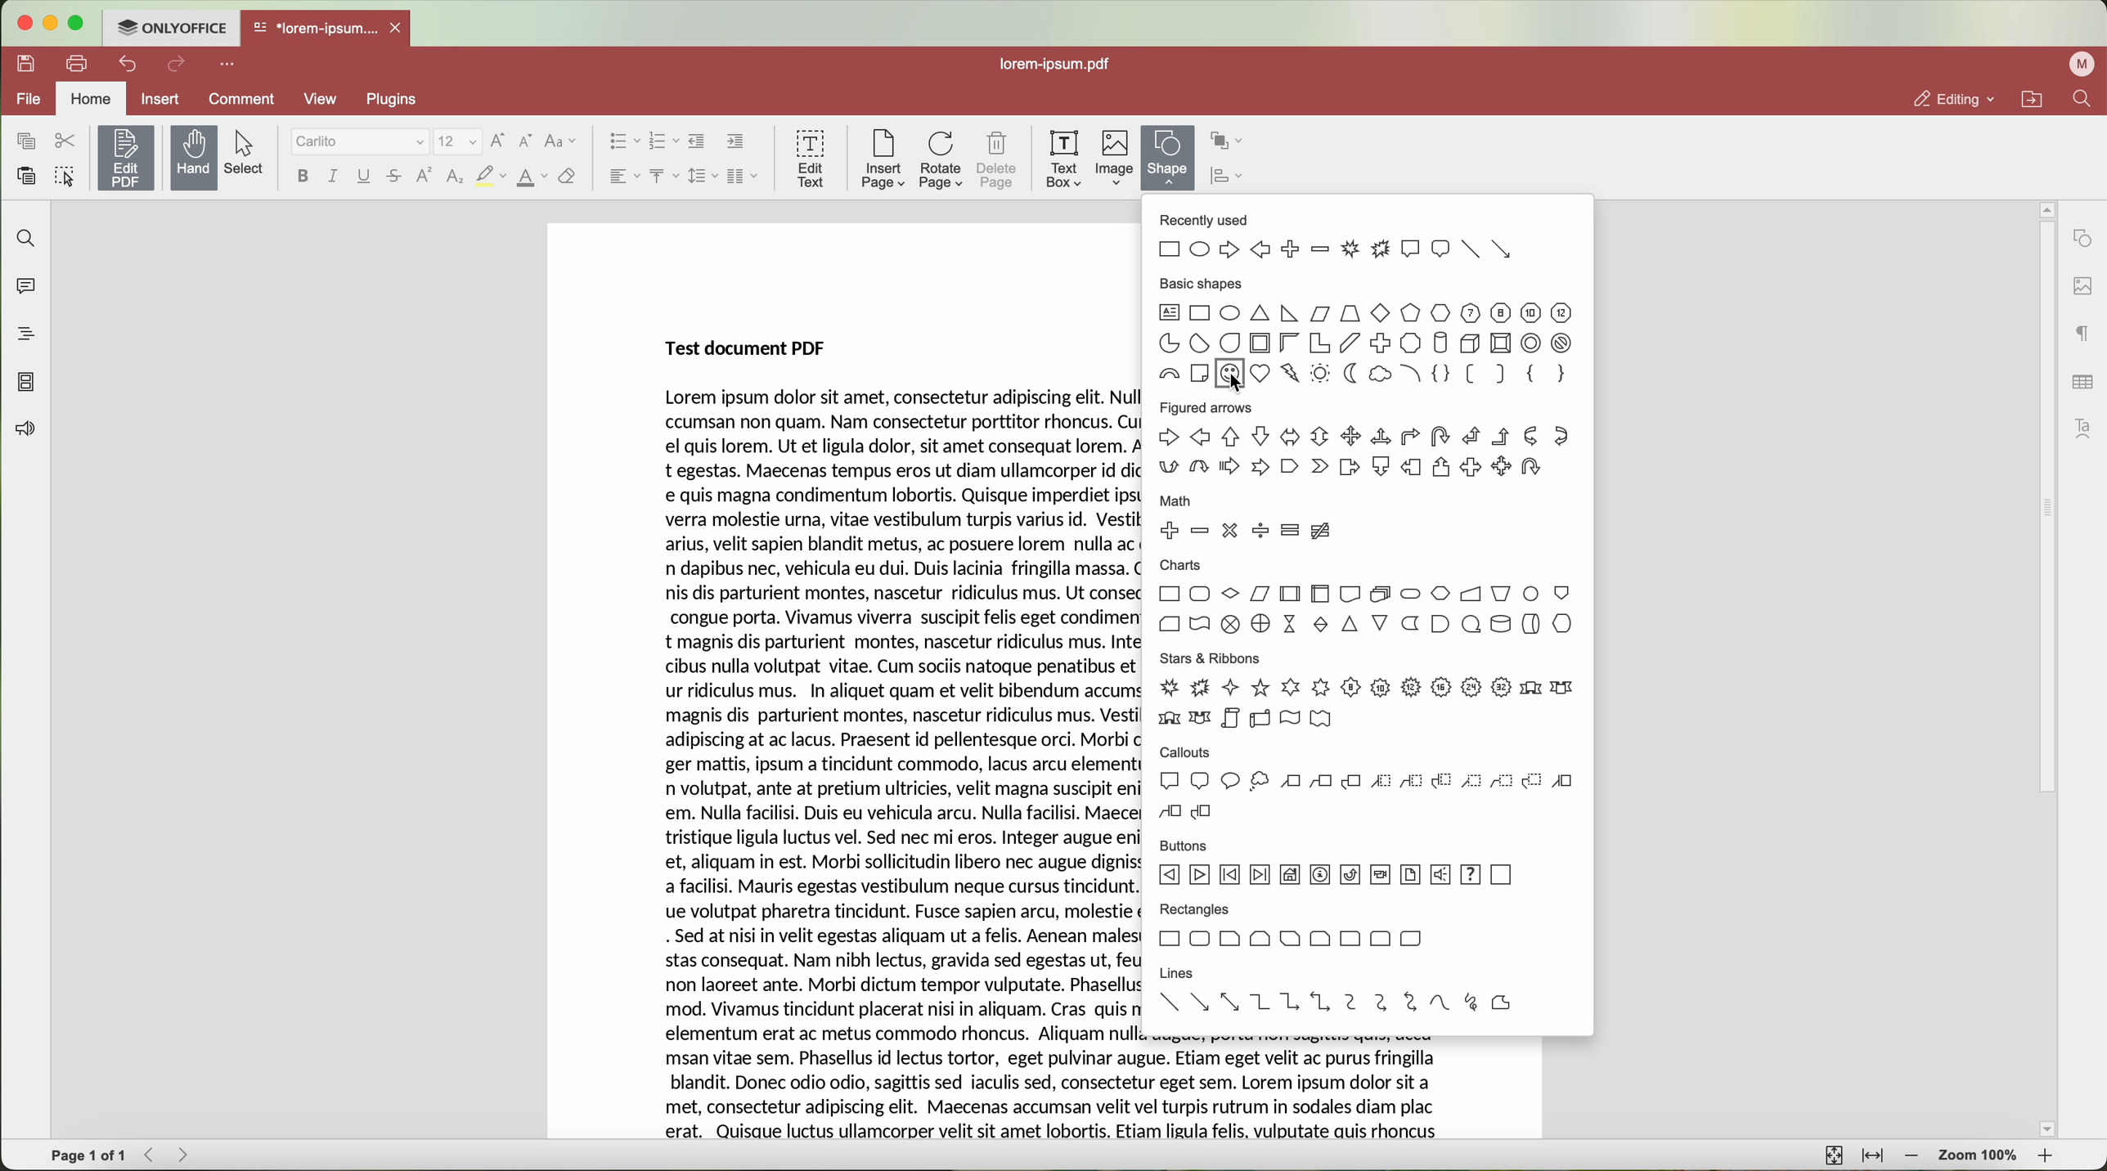 This screenshot has height=1171, width=2107. What do you see at coordinates (411, 100) in the screenshot?
I see `plugins` at bounding box center [411, 100].